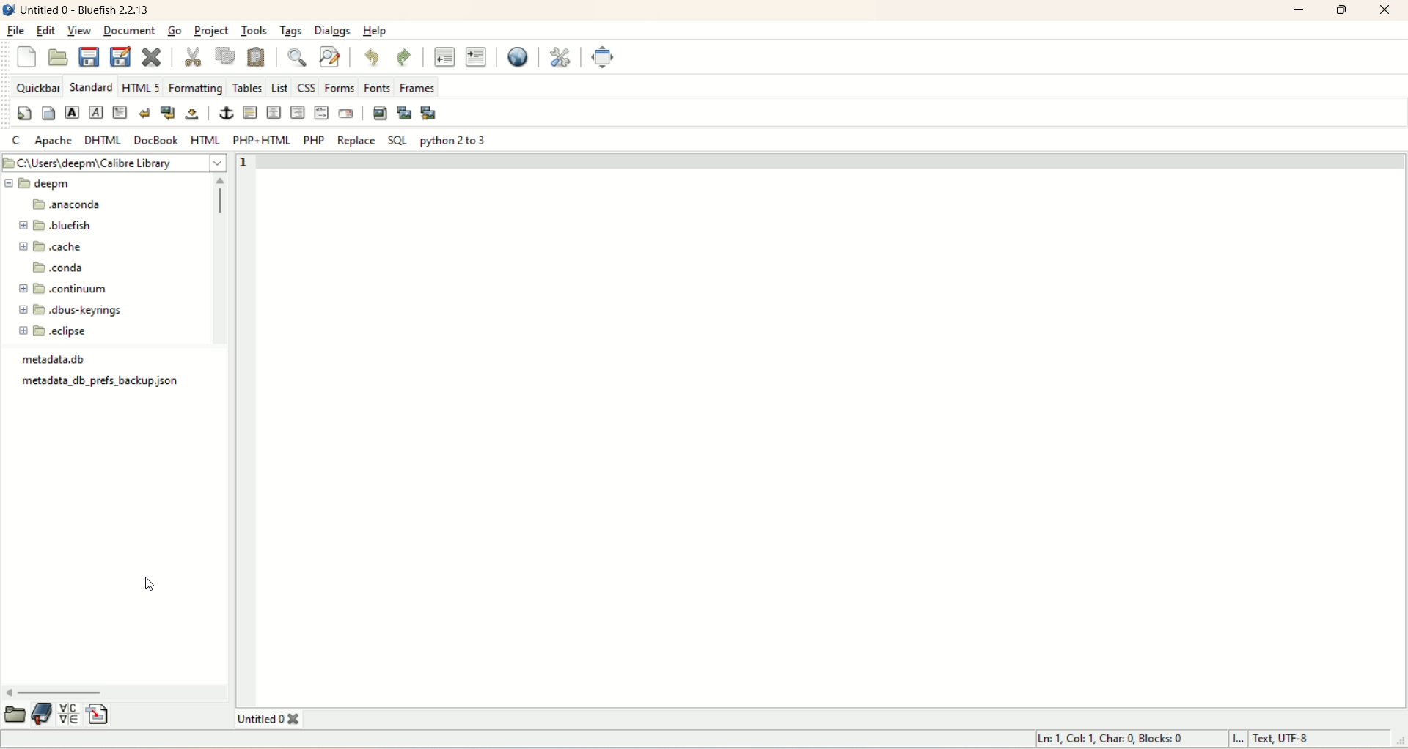 Image resolution: width=1408 pixels, height=749 pixels. Describe the element at coordinates (297, 111) in the screenshot. I see `right justify` at that location.